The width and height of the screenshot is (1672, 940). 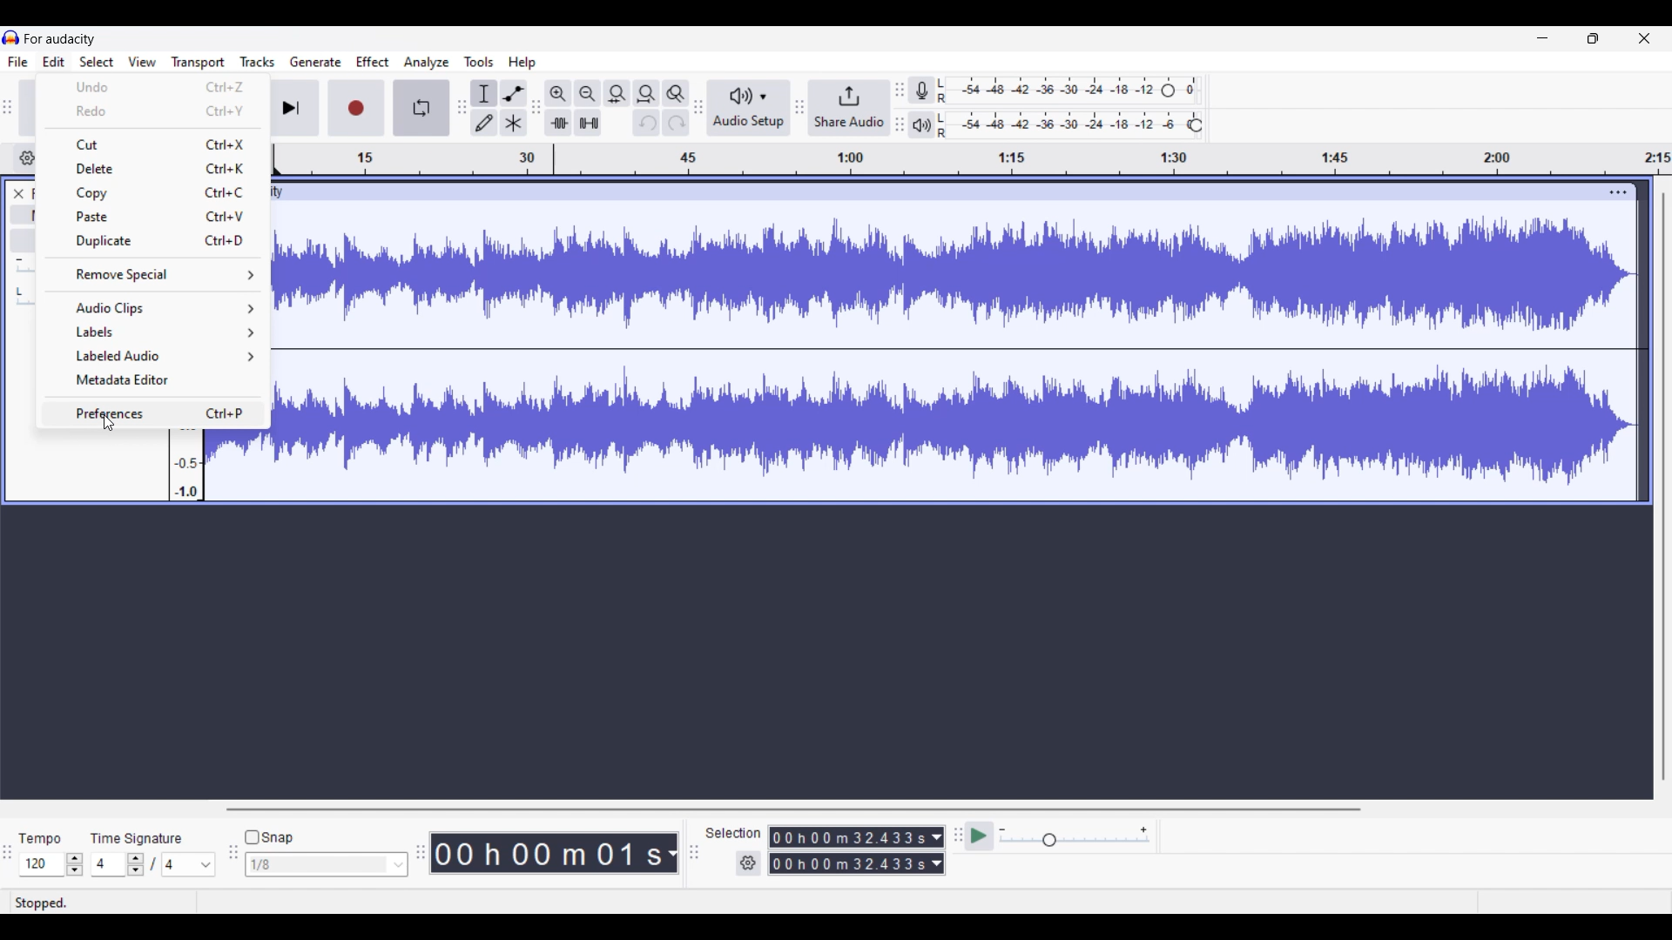 What do you see at coordinates (1664, 487) in the screenshot?
I see `Vertical scroll bar` at bounding box center [1664, 487].